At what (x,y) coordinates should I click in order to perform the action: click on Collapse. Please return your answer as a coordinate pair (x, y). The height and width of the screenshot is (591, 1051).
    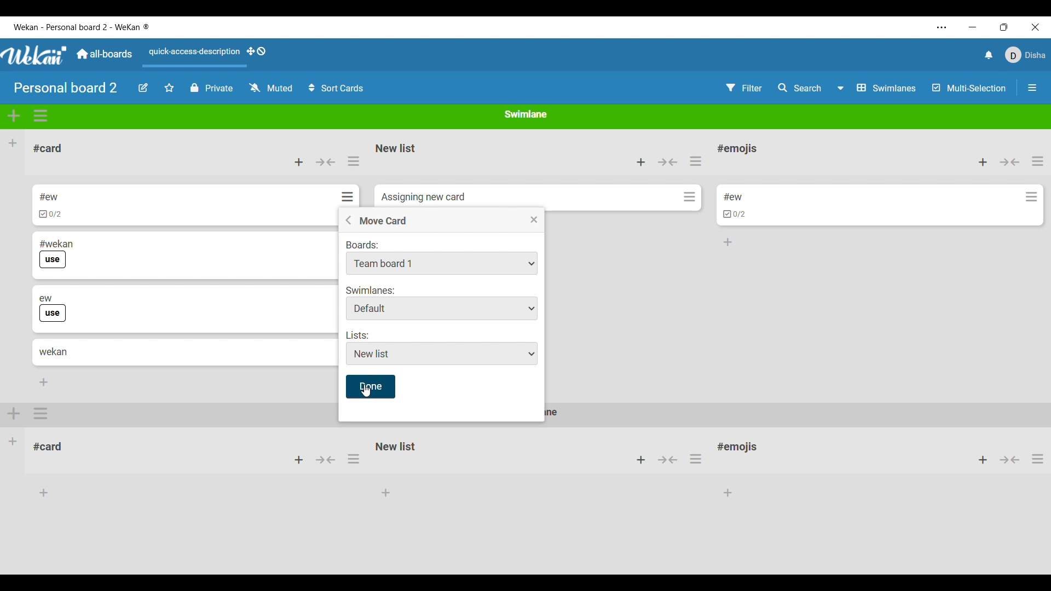
    Looking at the image, I should click on (1010, 162).